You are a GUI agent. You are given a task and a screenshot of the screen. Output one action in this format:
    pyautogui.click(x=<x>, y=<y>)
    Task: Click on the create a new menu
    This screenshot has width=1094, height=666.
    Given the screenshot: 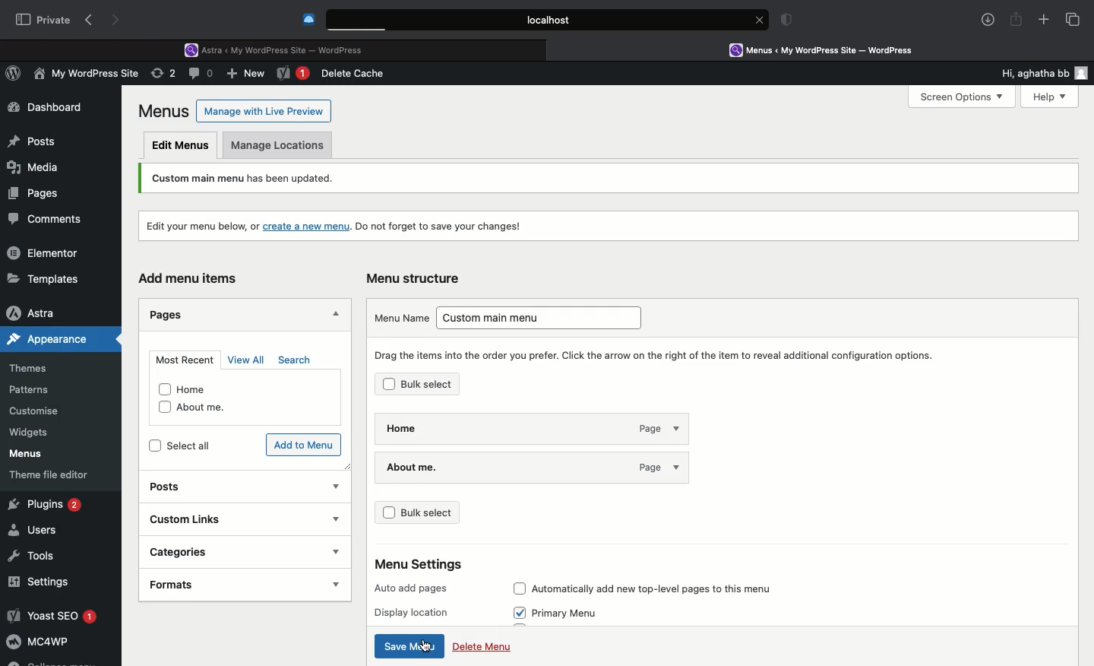 What is the action you would take?
    pyautogui.click(x=309, y=223)
    